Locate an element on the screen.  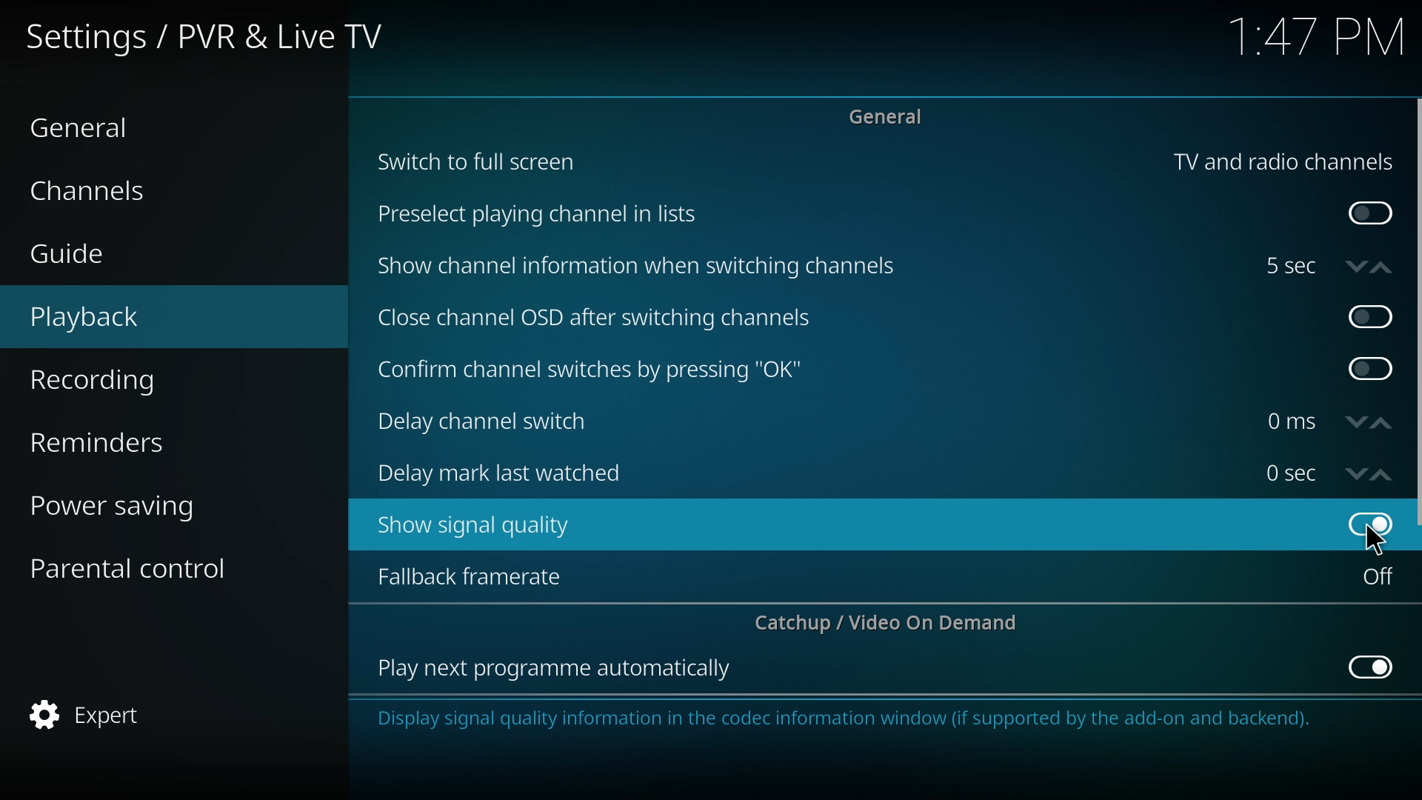
time is located at coordinates (1318, 37).